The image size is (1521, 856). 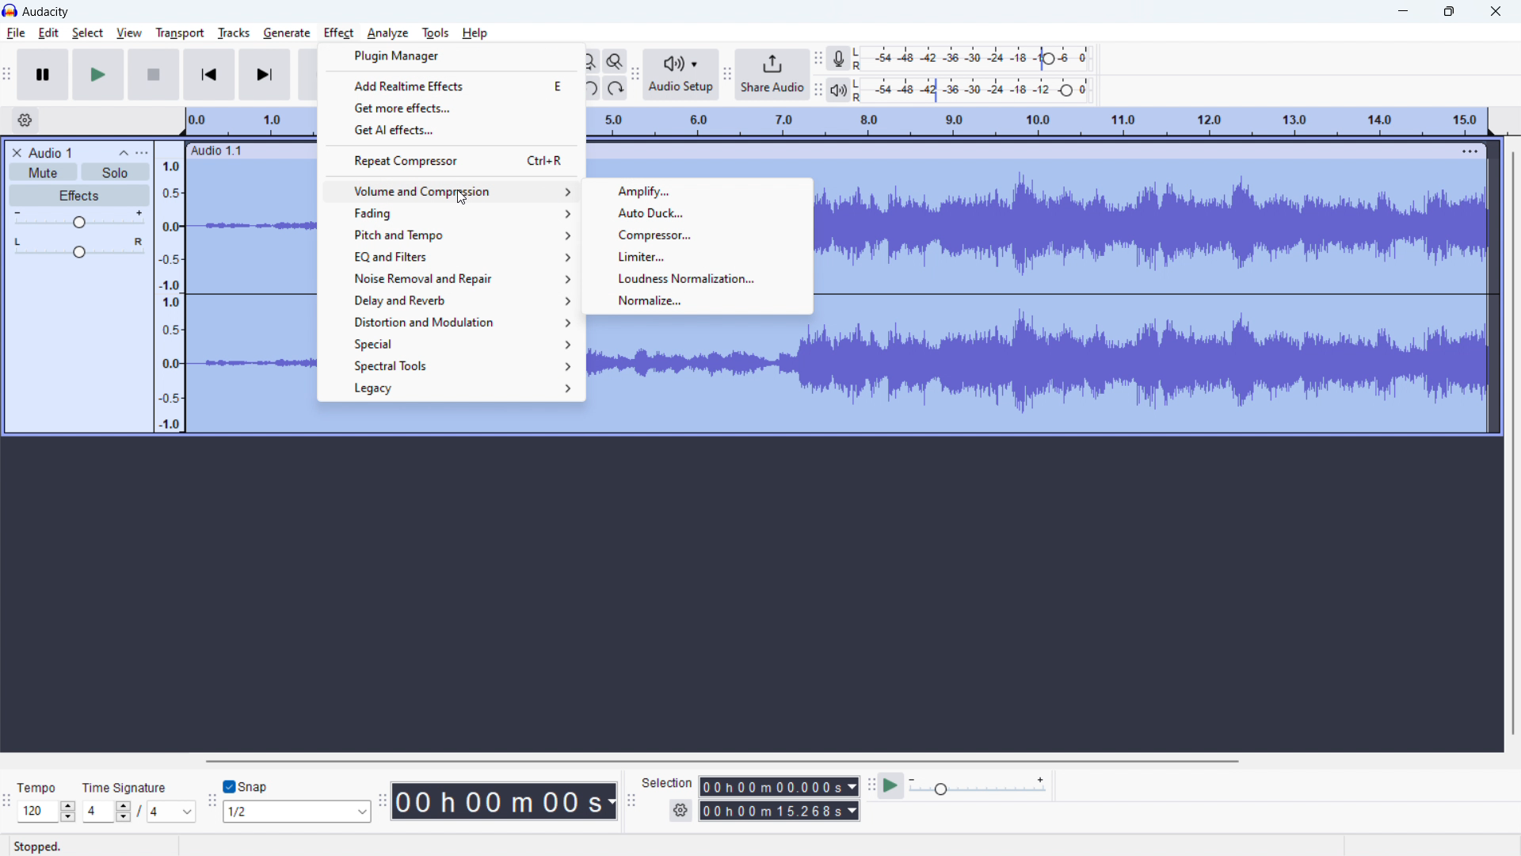 What do you see at coordinates (1450, 11) in the screenshot?
I see `maximize` at bounding box center [1450, 11].